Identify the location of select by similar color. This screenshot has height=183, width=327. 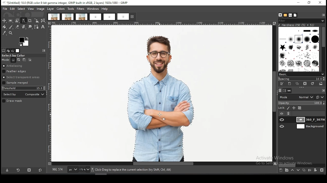
(24, 21).